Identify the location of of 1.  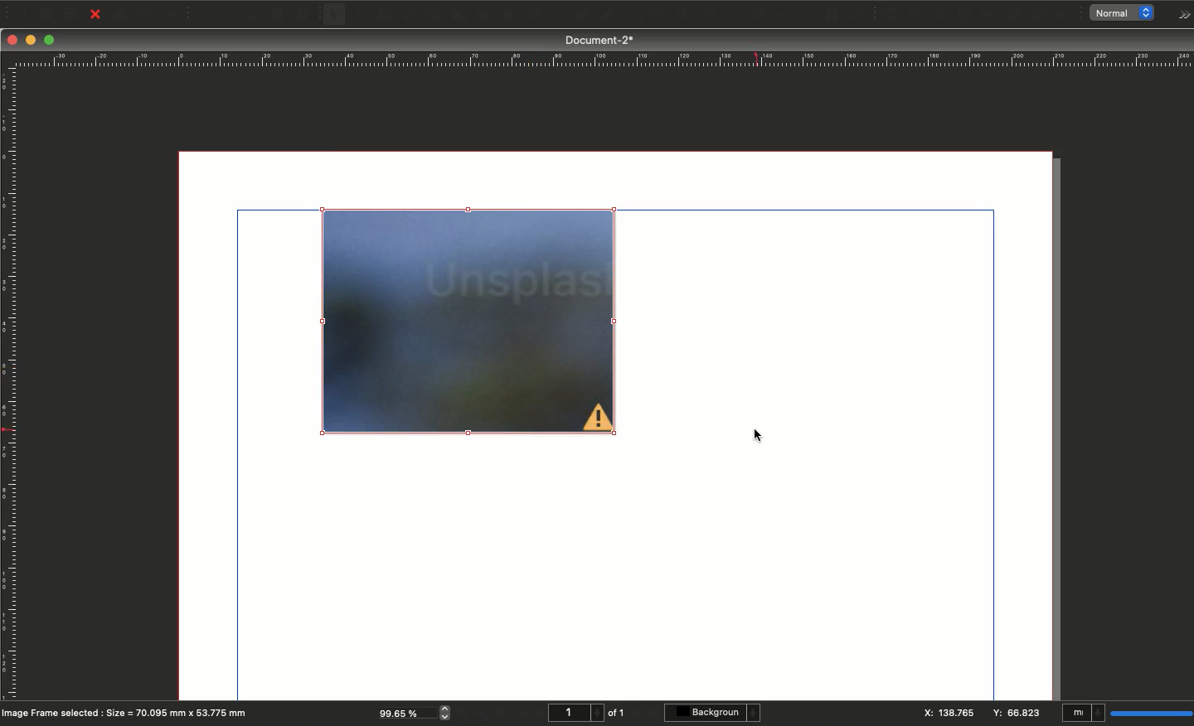
(617, 713).